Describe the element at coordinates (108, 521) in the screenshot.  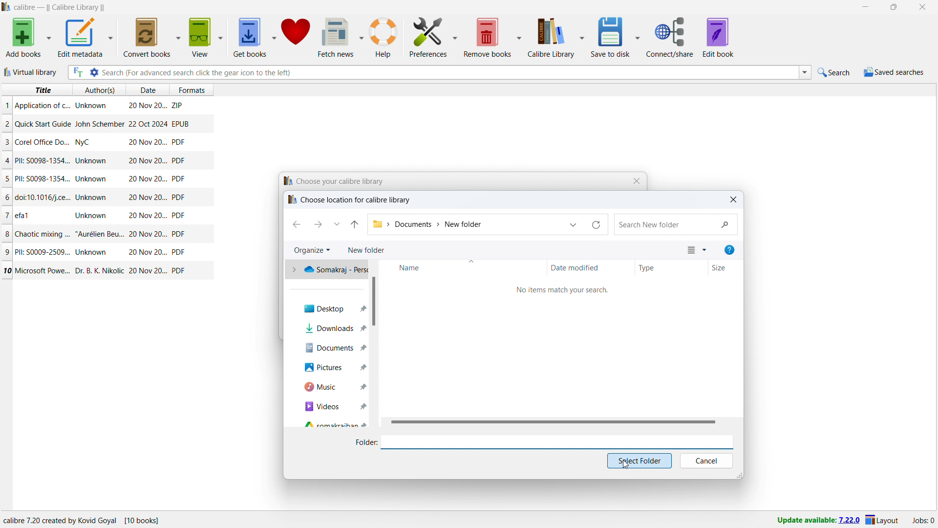
I see `Location` at that location.